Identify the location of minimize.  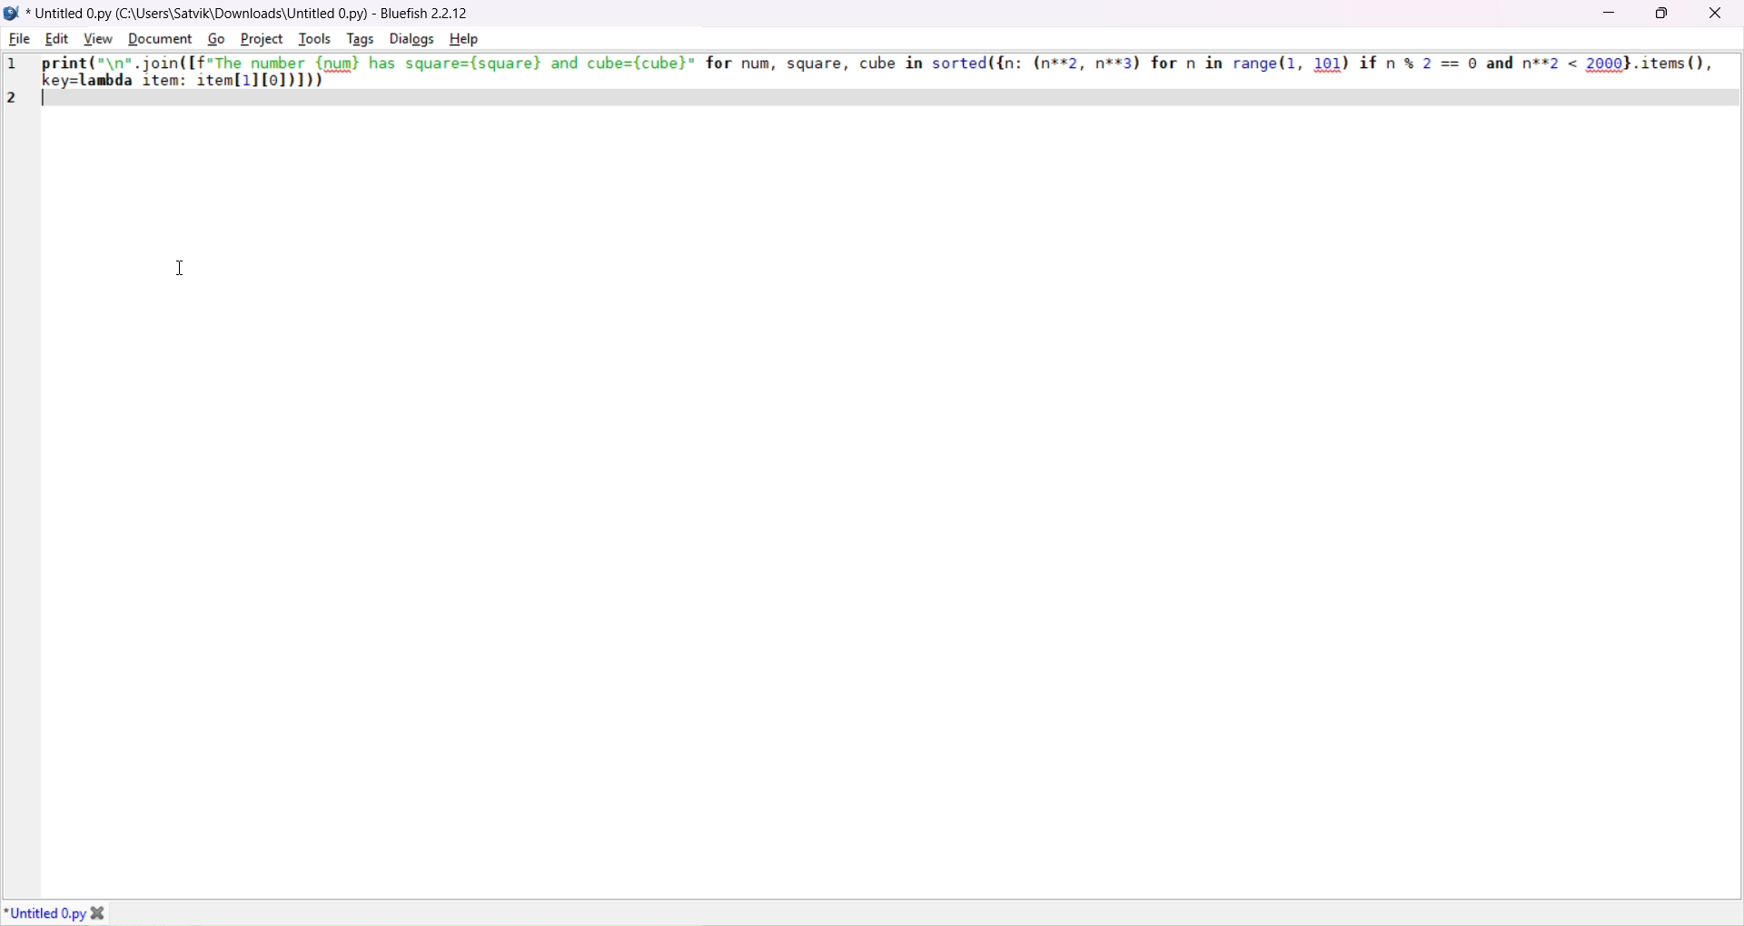
(1609, 12).